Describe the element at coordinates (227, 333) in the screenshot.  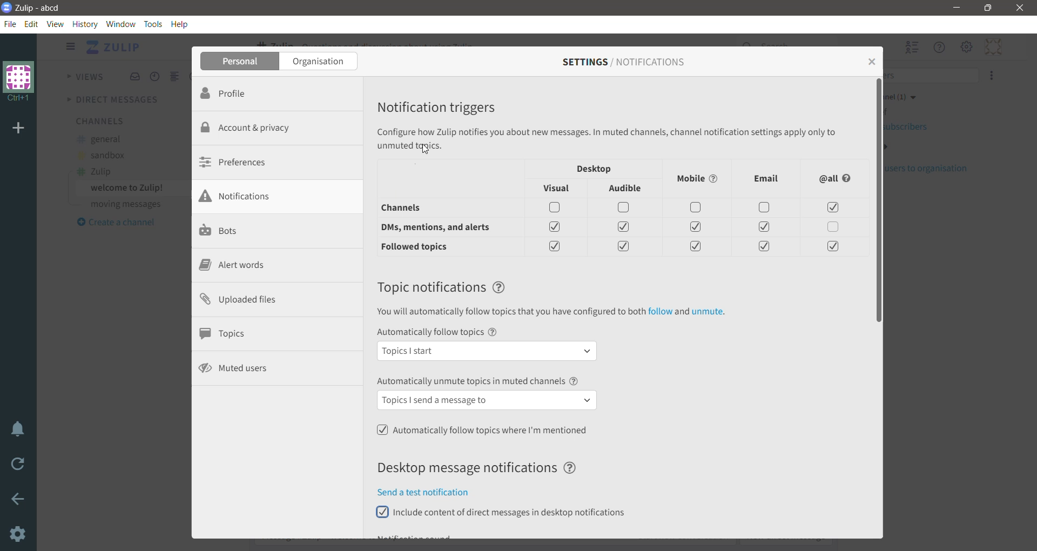
I see `Topics` at that location.